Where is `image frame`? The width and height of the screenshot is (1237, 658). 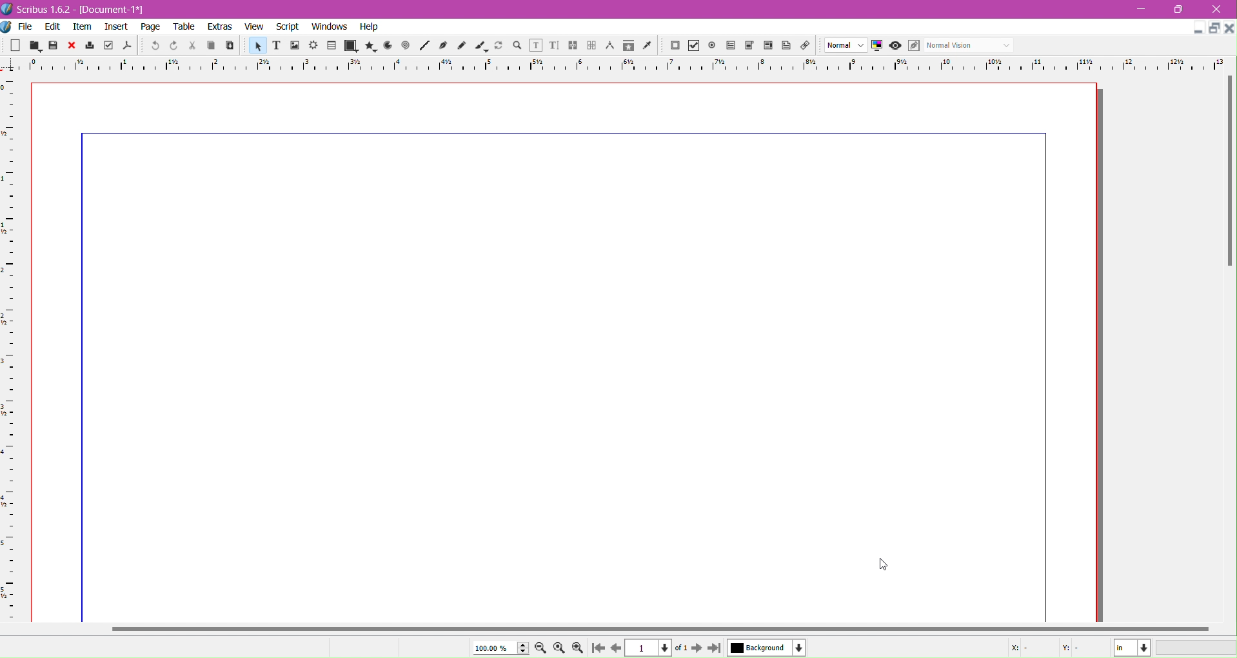 image frame is located at coordinates (294, 46).